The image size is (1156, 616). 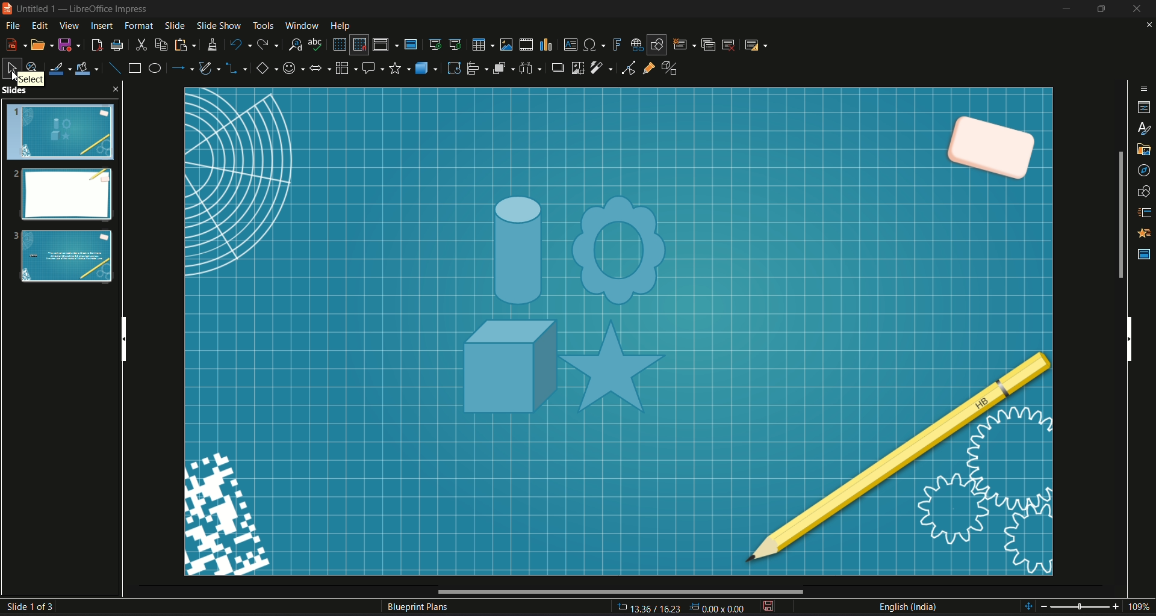 What do you see at coordinates (61, 188) in the screenshot?
I see `Slides` at bounding box center [61, 188].